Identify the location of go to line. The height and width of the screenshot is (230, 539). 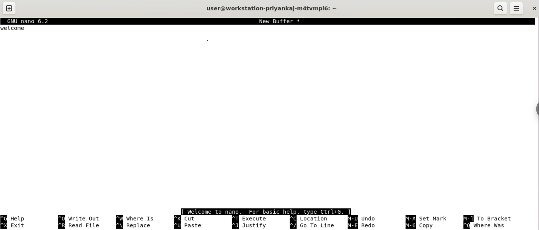
(313, 225).